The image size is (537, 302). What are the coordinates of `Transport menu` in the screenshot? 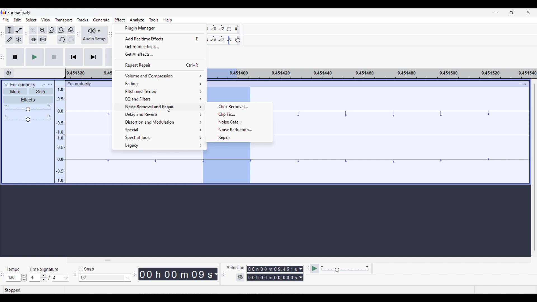 It's located at (63, 20).